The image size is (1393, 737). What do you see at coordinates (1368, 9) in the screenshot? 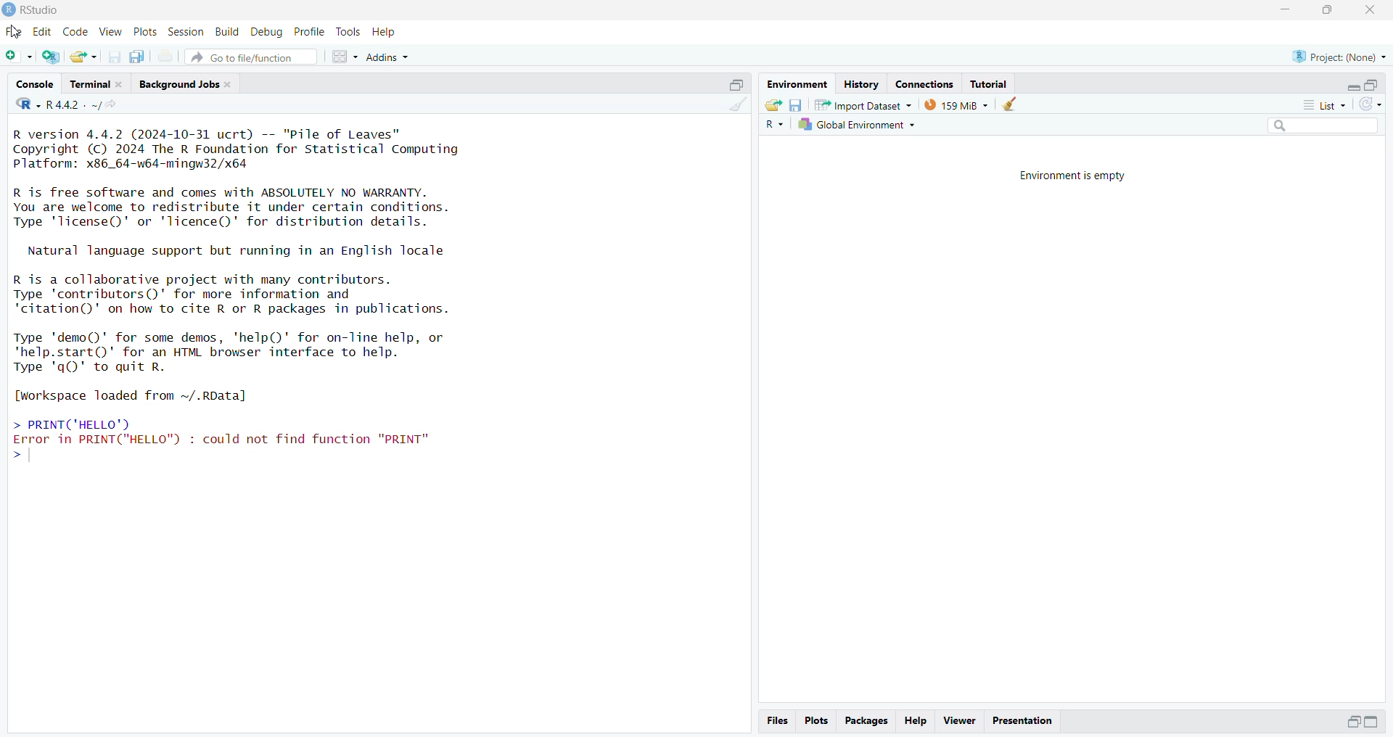
I see `close` at bounding box center [1368, 9].